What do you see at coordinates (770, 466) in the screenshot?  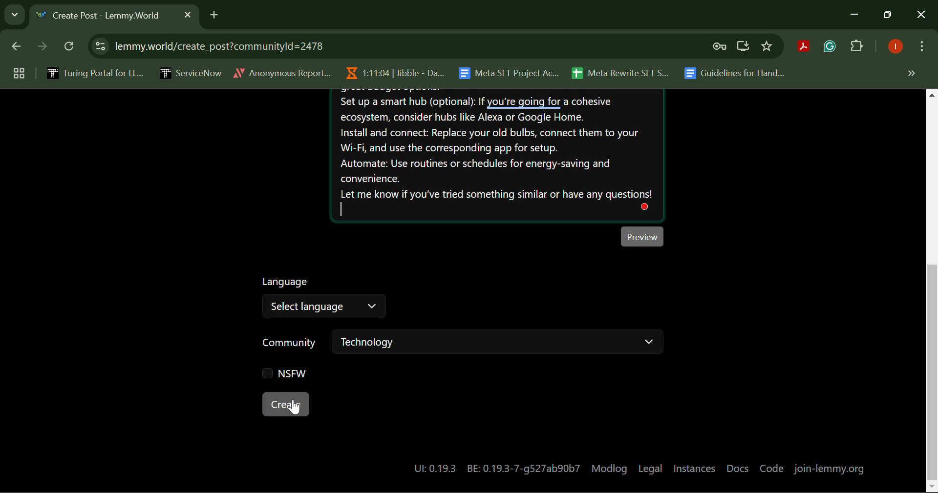 I see `Code` at bounding box center [770, 466].